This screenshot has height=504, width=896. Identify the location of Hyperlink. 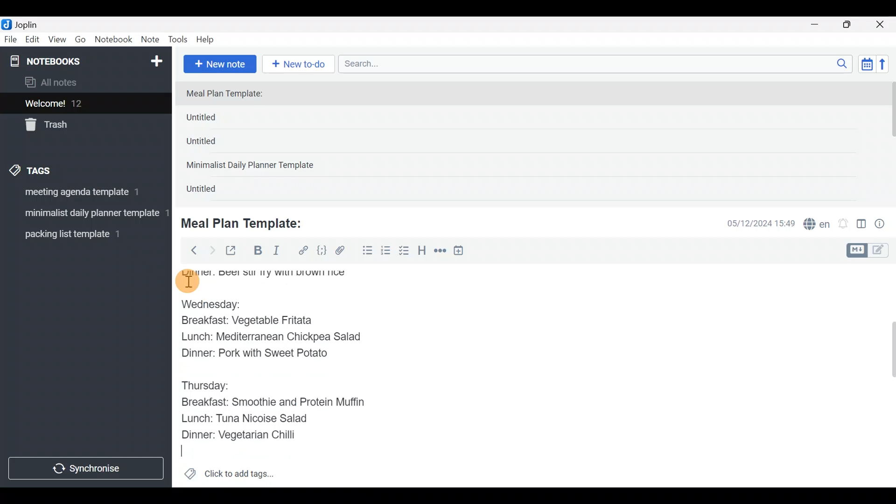
(303, 251).